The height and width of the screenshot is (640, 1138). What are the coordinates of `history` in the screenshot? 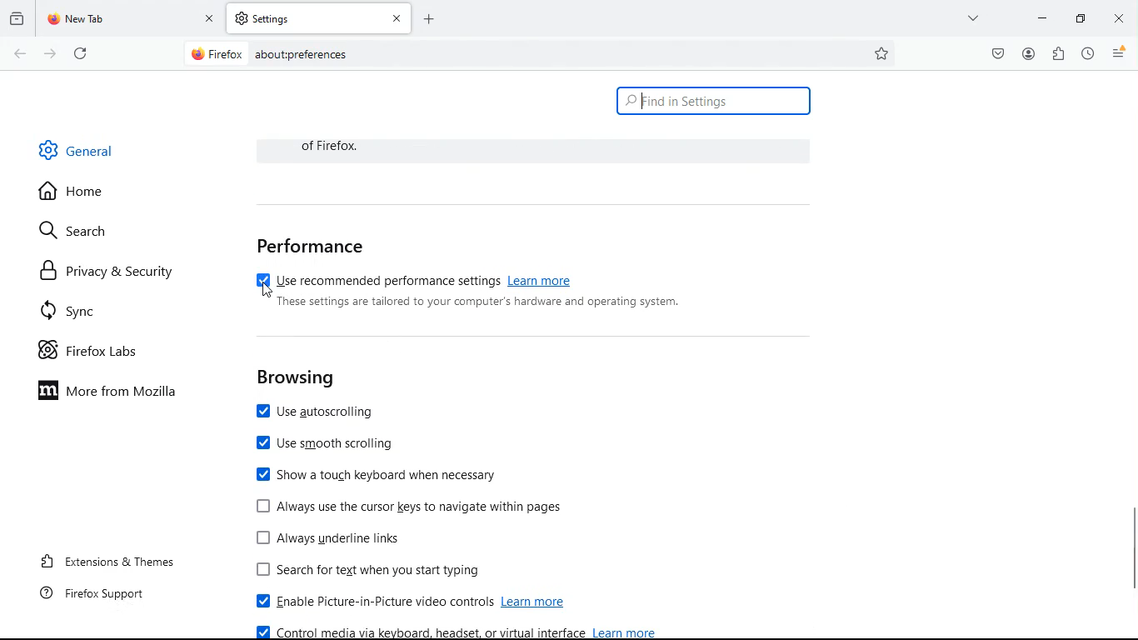 It's located at (17, 19).